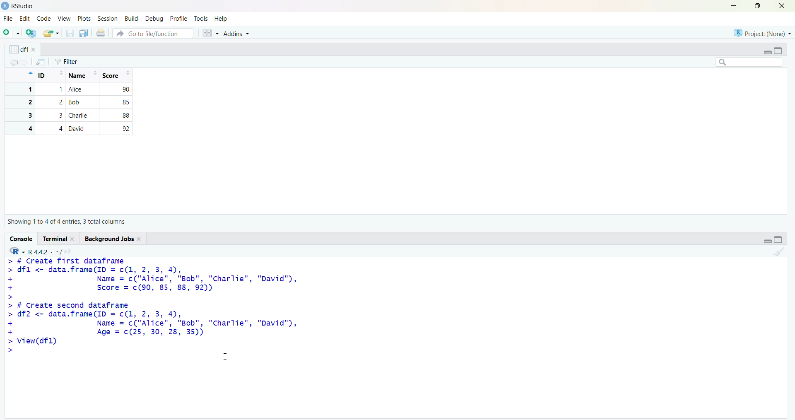  Describe the element at coordinates (155, 19) in the screenshot. I see `debug` at that location.